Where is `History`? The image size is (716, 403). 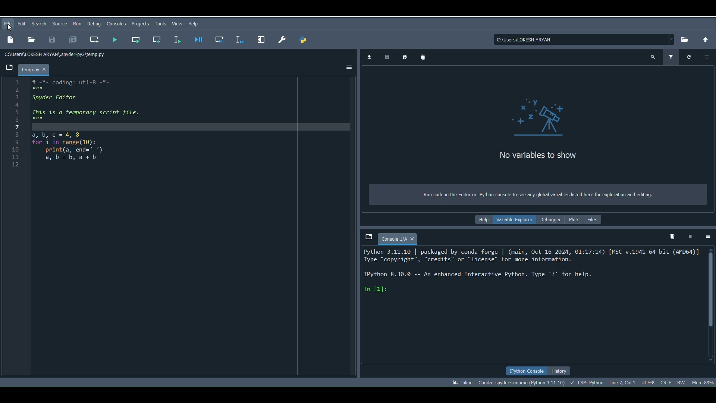
History is located at coordinates (559, 372).